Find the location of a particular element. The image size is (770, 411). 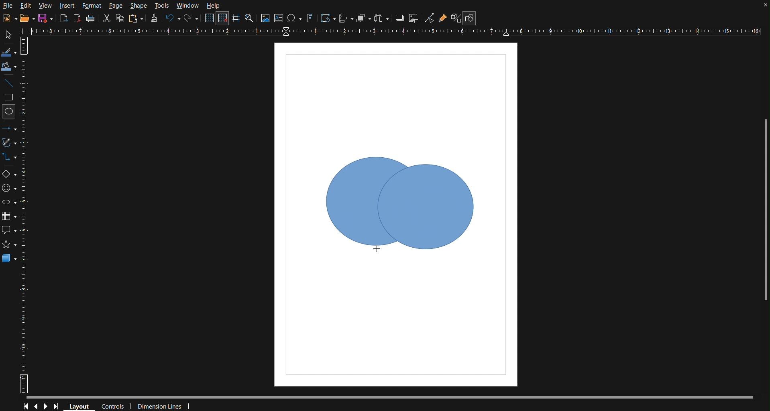

Redo is located at coordinates (189, 18).